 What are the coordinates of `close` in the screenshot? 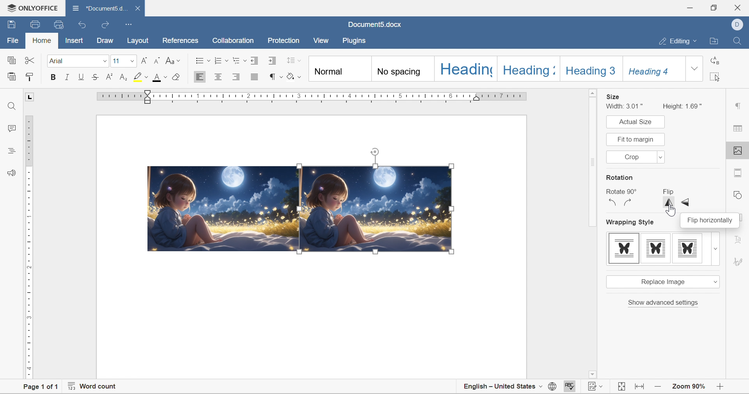 It's located at (740, 6).